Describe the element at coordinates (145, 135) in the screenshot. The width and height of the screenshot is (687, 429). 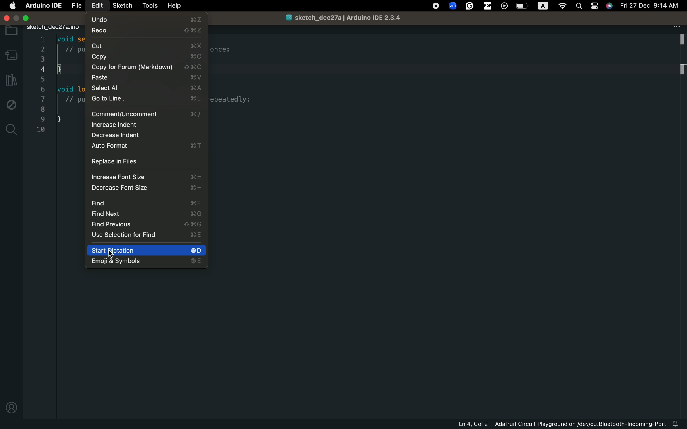
I see `decrease indent` at that location.